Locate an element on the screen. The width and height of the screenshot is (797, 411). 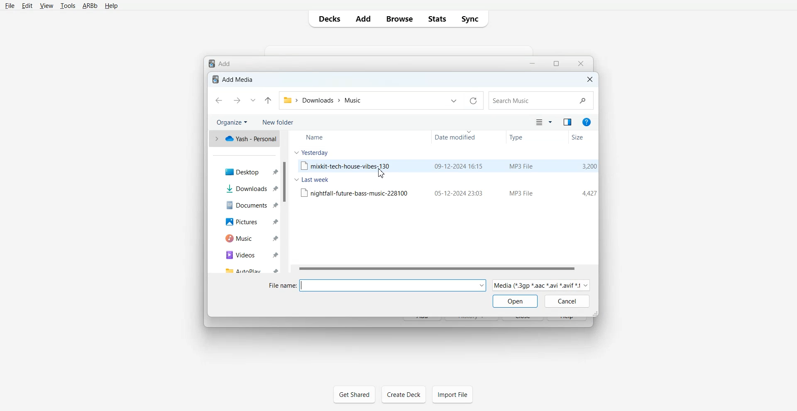
Music is located at coordinates (250, 238).